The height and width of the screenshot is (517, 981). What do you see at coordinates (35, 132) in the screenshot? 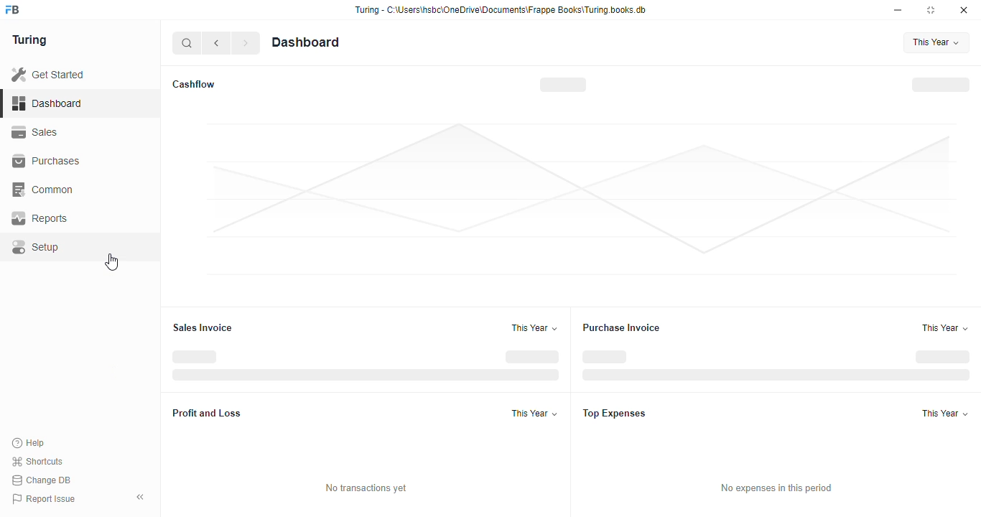
I see `sales` at bounding box center [35, 132].